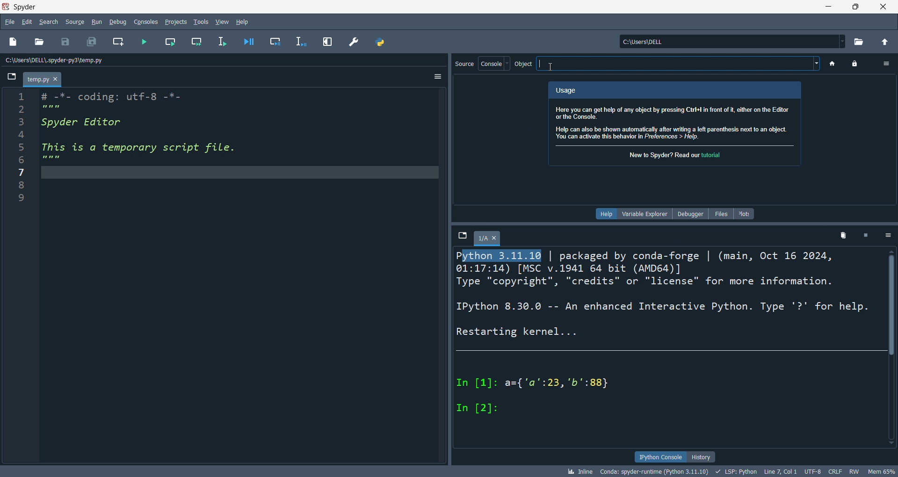  What do you see at coordinates (272, 42) in the screenshot?
I see `debug cel` at bounding box center [272, 42].